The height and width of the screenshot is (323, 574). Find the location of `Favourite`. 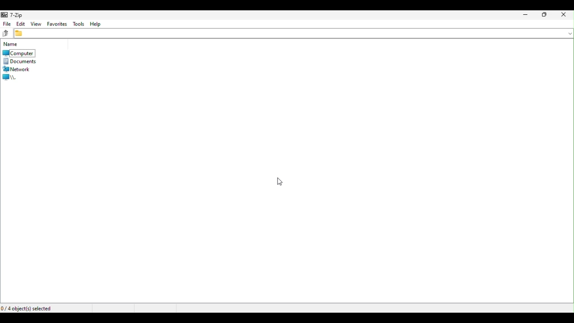

Favourite is located at coordinates (56, 24).